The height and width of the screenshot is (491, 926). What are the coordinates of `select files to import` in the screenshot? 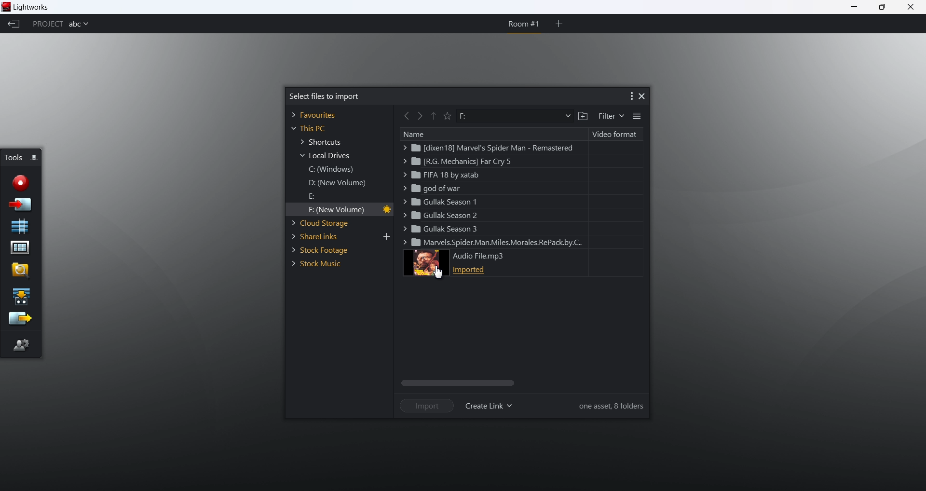 It's located at (322, 96).